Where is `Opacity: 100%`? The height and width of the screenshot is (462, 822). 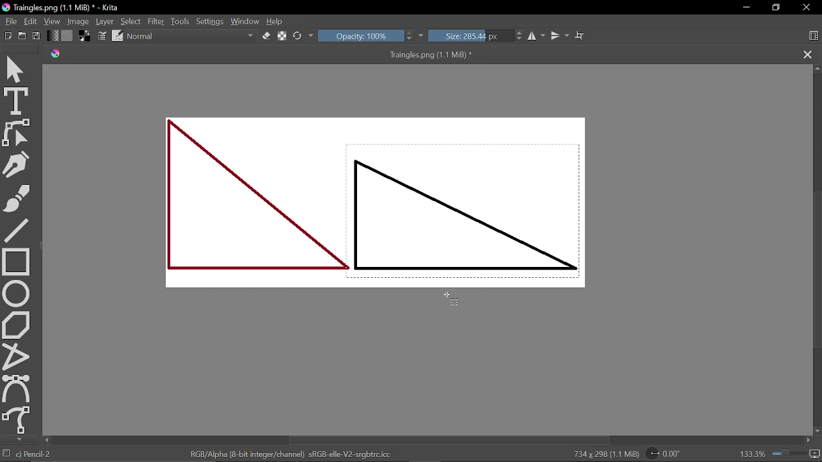 Opacity: 100% is located at coordinates (372, 36).